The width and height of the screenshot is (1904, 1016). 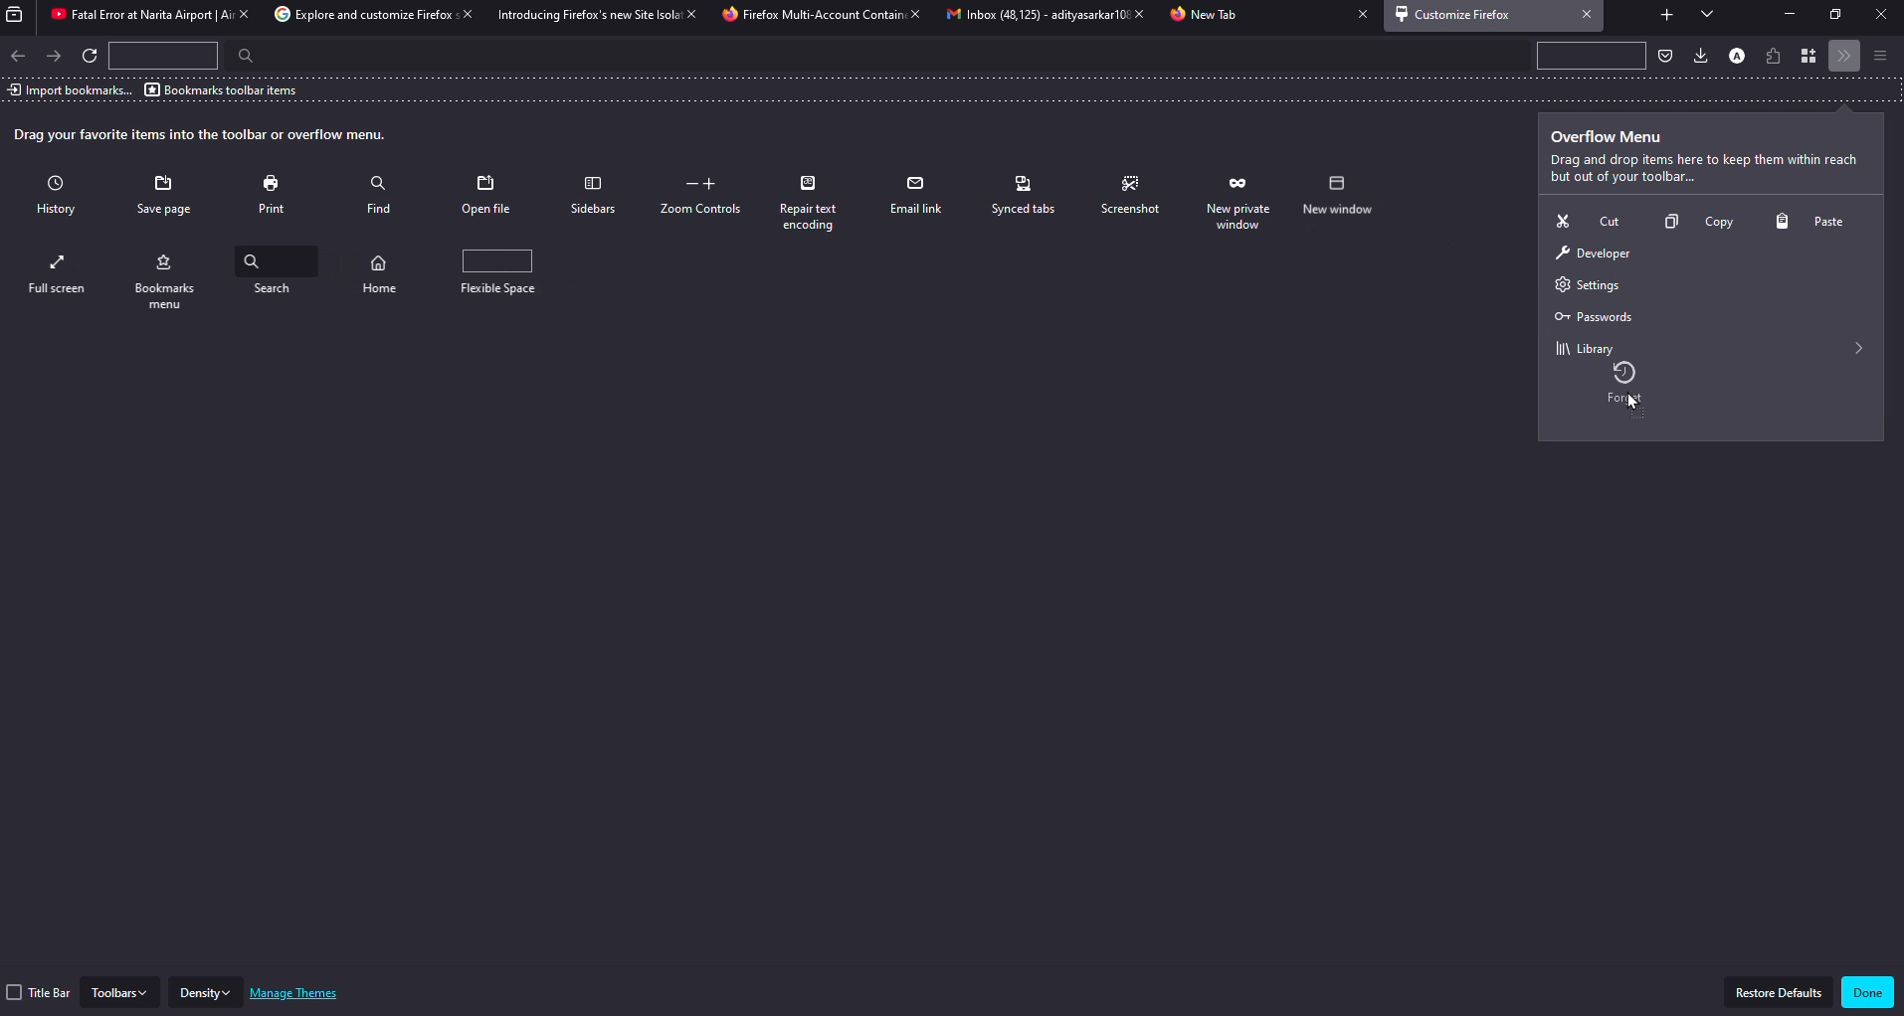 What do you see at coordinates (1133, 14) in the screenshot?
I see `close` at bounding box center [1133, 14].